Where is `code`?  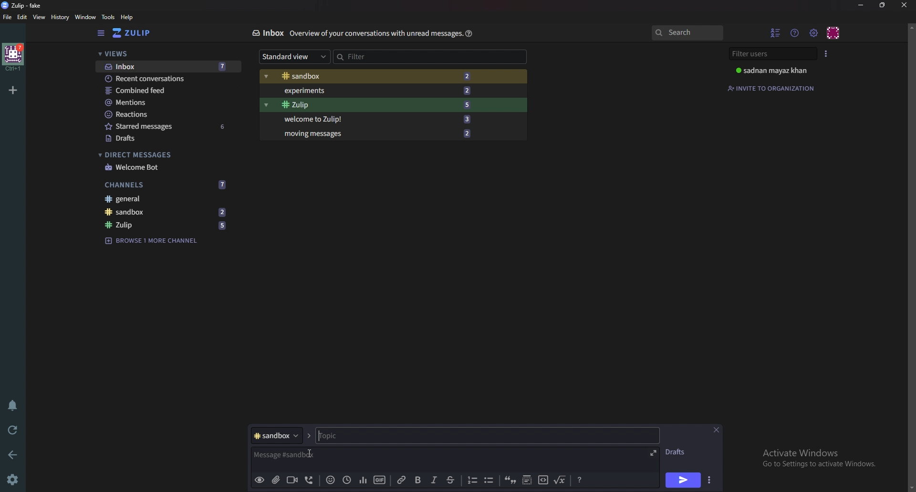 code is located at coordinates (543, 479).